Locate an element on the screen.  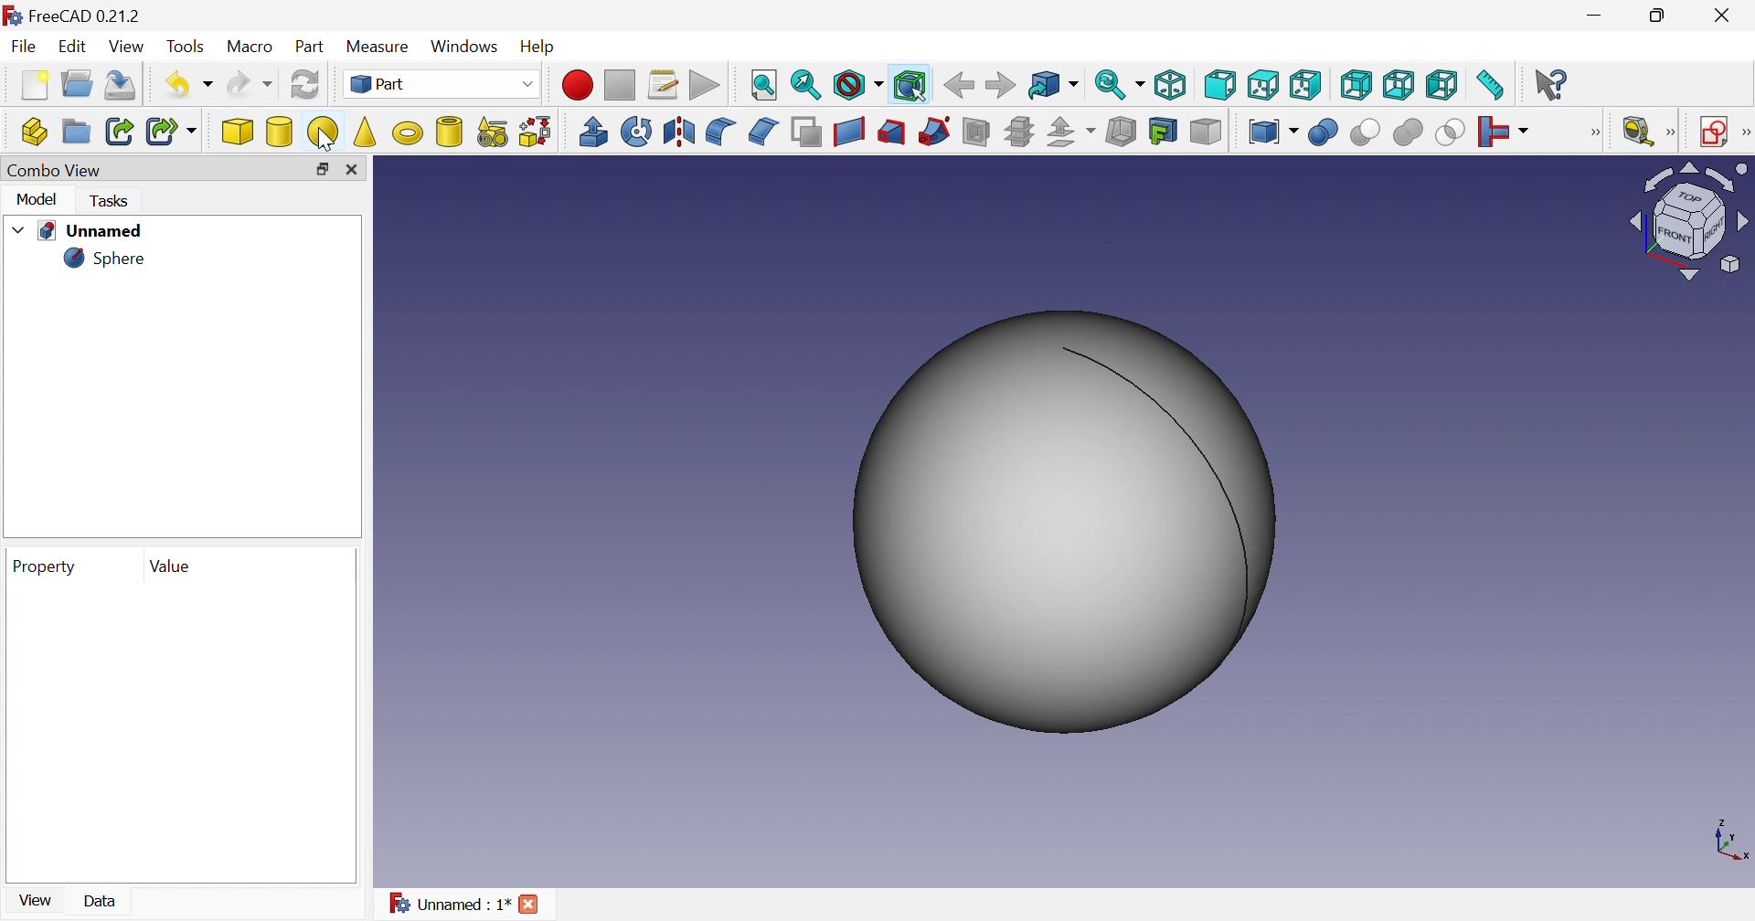
Extrude is located at coordinates (591, 132).